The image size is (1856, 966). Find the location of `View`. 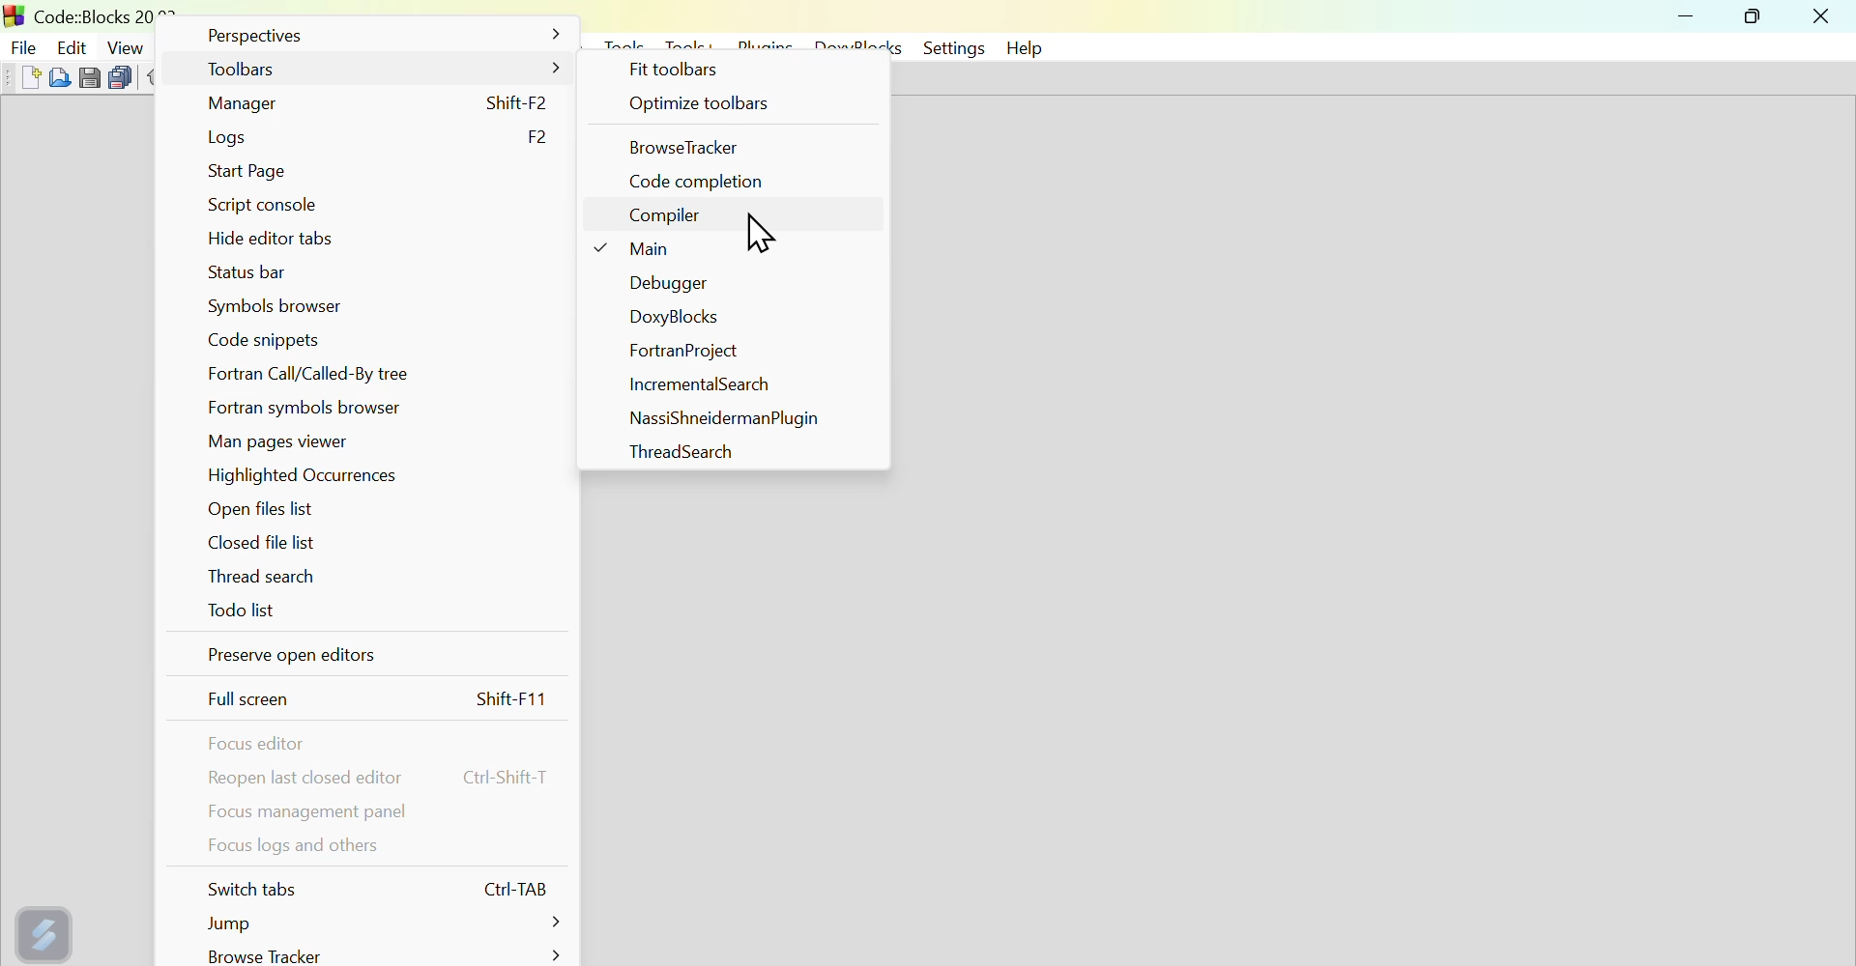

View is located at coordinates (127, 44).